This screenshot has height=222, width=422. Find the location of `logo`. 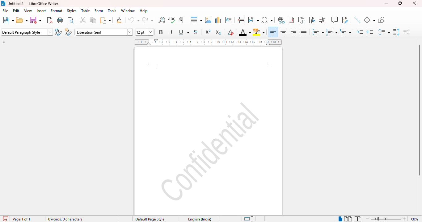

logo is located at coordinates (3, 3).